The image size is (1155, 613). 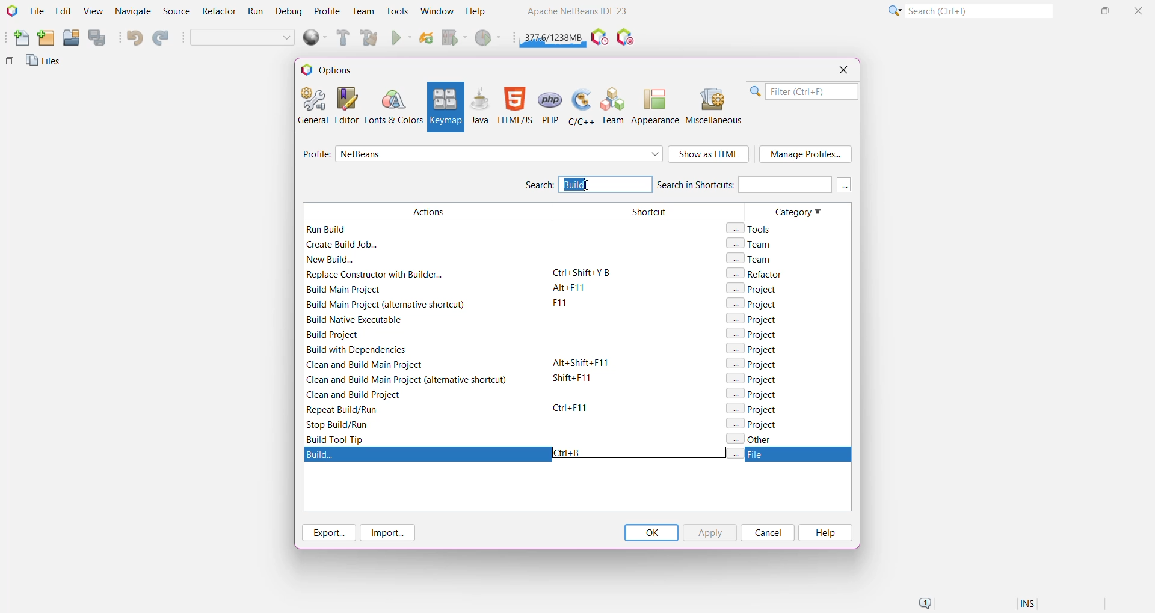 I want to click on File, so click(x=37, y=11).